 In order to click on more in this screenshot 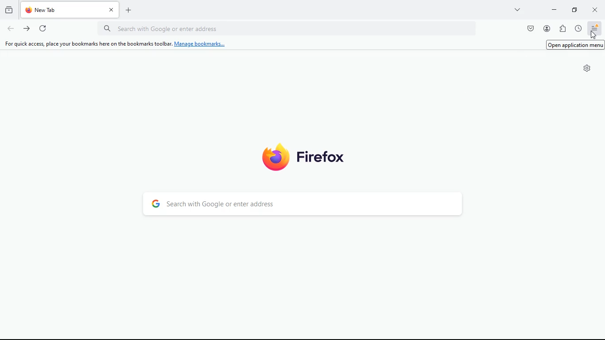, I will do `click(518, 9)`.